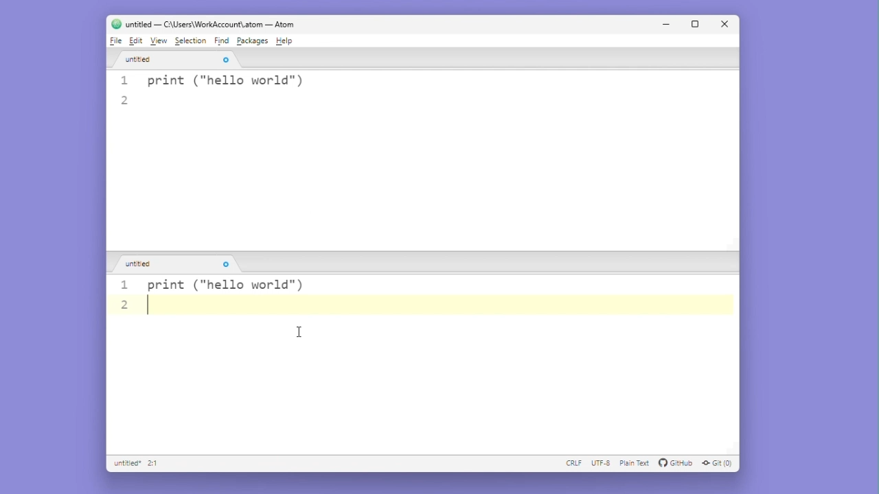 This screenshot has width=879, height=494. Describe the element at coordinates (723, 24) in the screenshot. I see `Close` at that location.